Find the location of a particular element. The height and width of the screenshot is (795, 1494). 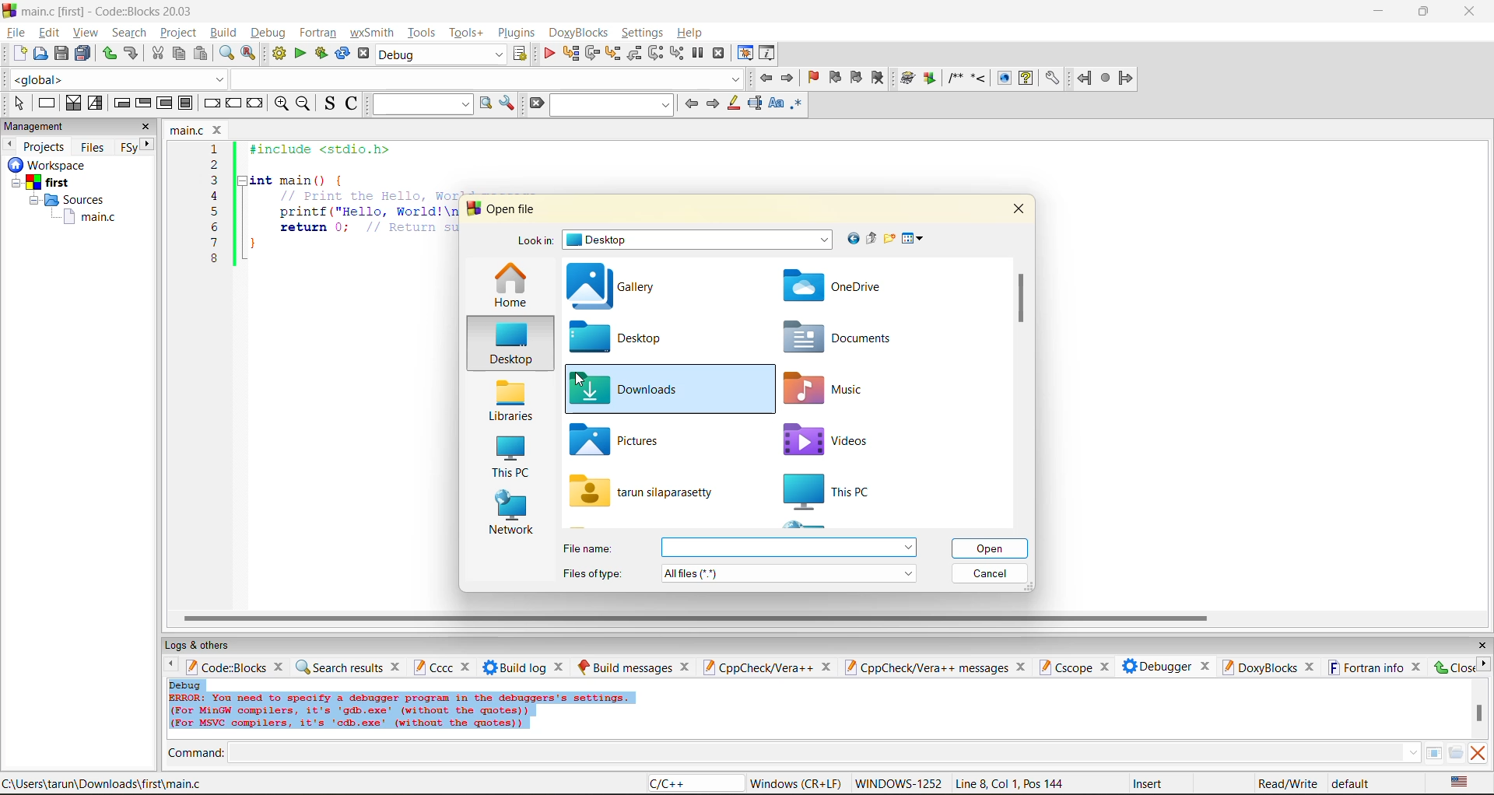

logo is located at coordinates (472, 208).